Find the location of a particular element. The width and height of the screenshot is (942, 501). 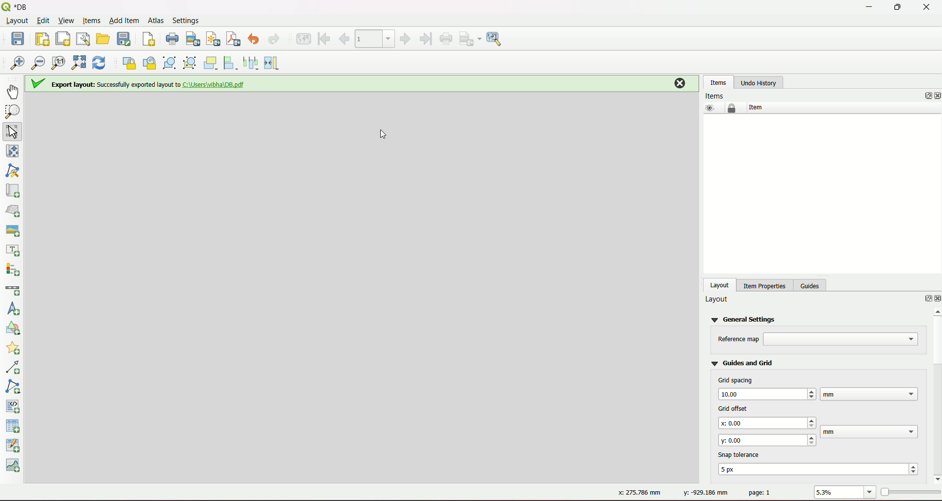

Add item is located at coordinates (124, 20).